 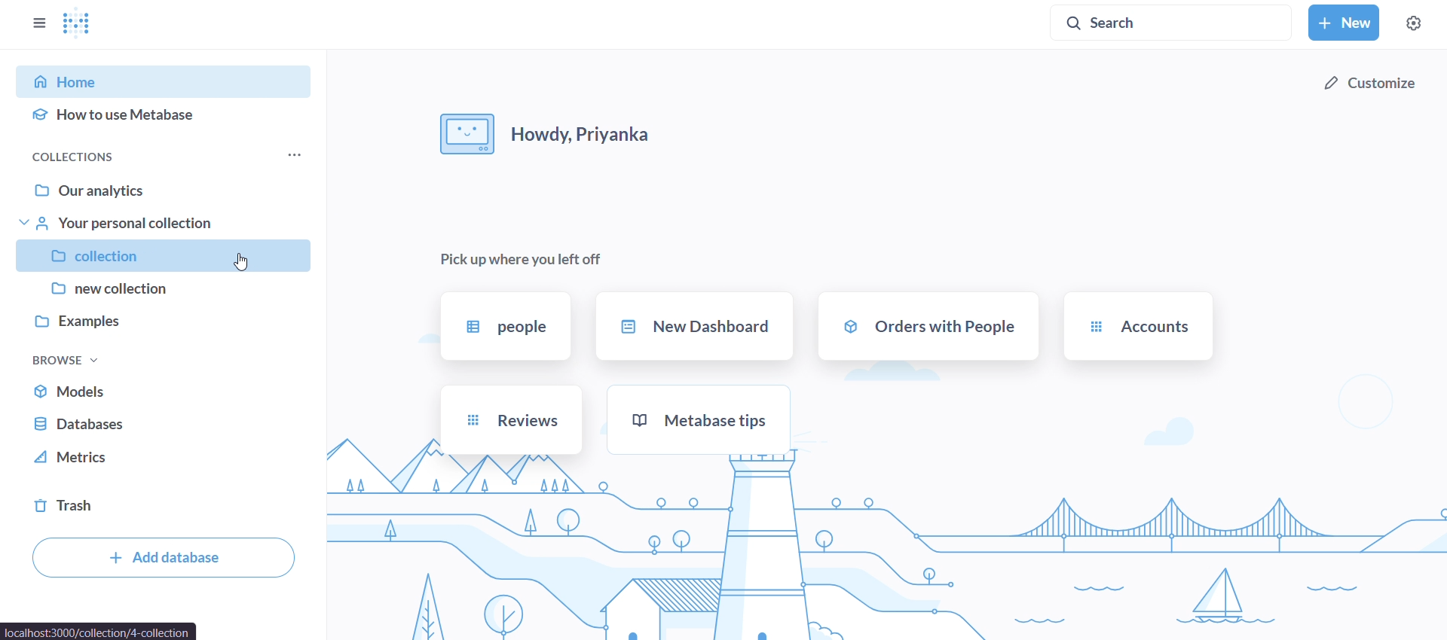 I want to click on how to use metabase, so click(x=166, y=119).